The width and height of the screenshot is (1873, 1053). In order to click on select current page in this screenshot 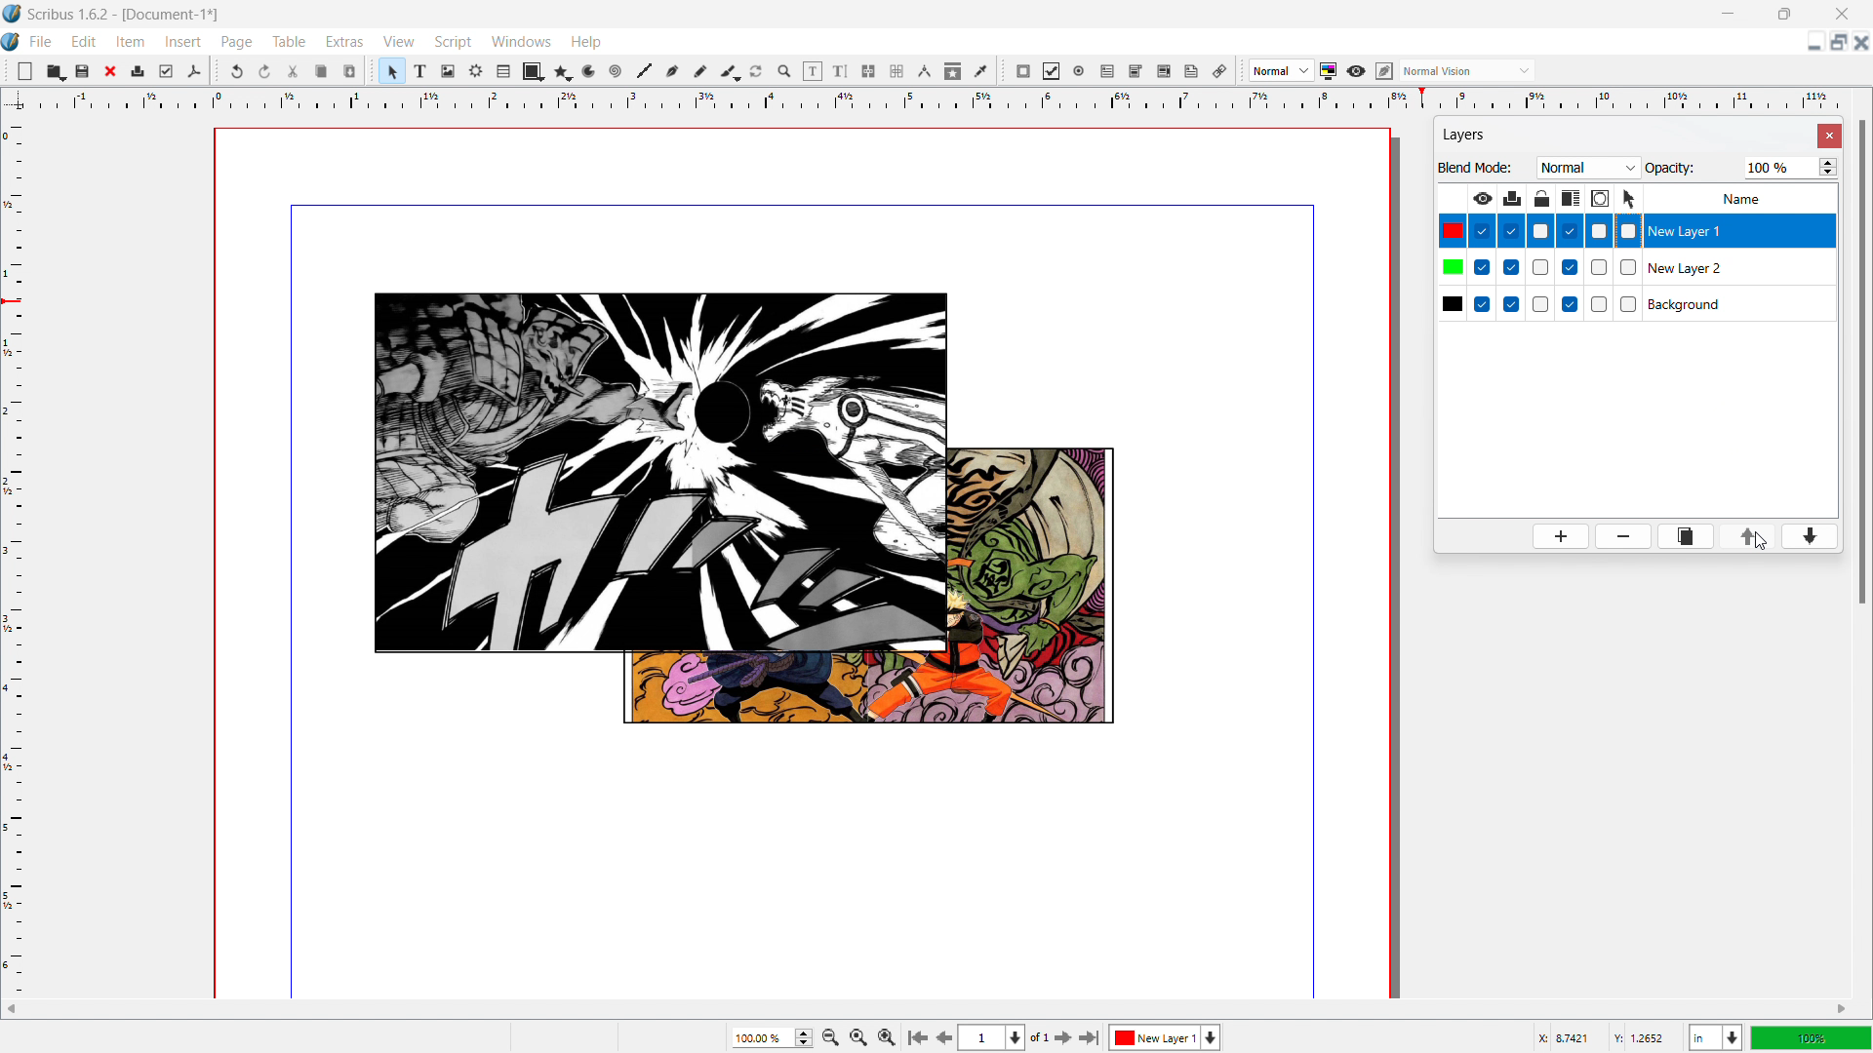, I will do `click(993, 1037)`.